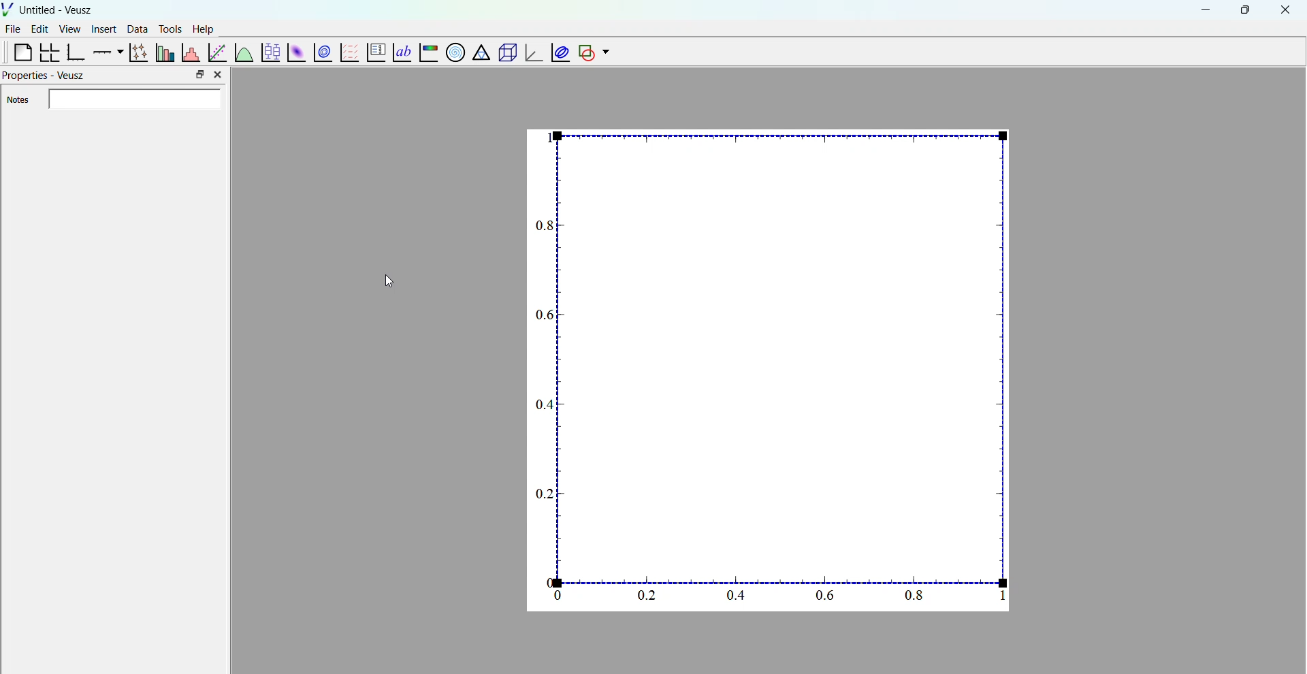 This screenshot has width=1307, height=674. I want to click on close property bar, so click(219, 74).